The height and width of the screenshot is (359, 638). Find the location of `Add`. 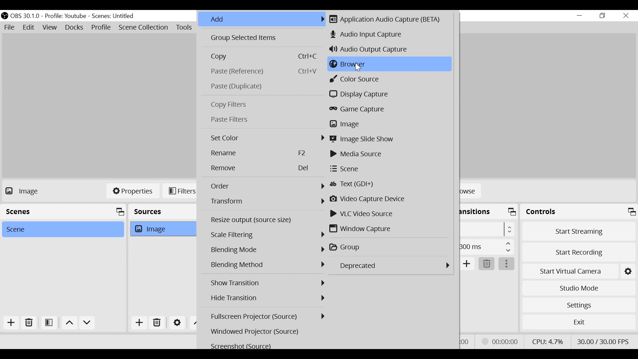

Add is located at coordinates (263, 18).